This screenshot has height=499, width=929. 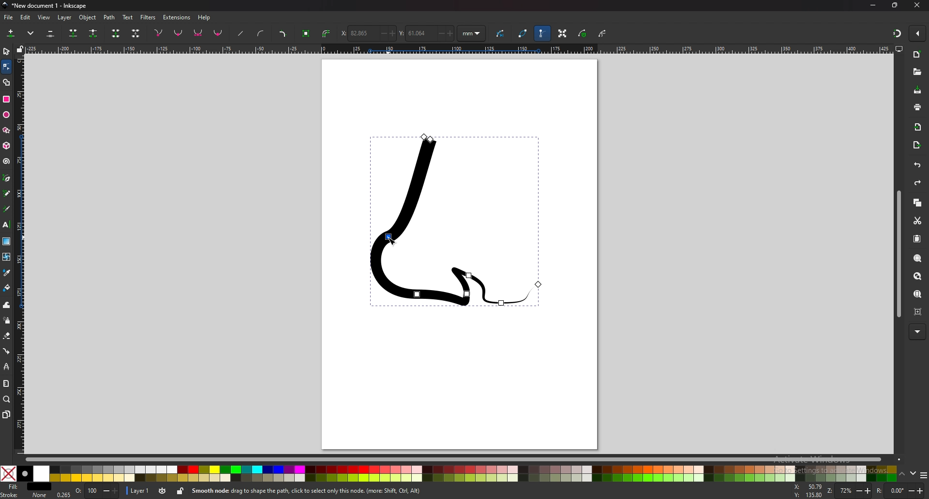 What do you see at coordinates (136, 34) in the screenshot?
I see `delete segment between two non endpoint nodes` at bounding box center [136, 34].